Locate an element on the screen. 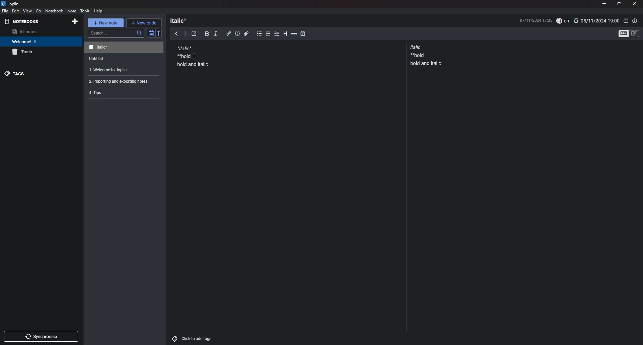  help is located at coordinates (99, 11).